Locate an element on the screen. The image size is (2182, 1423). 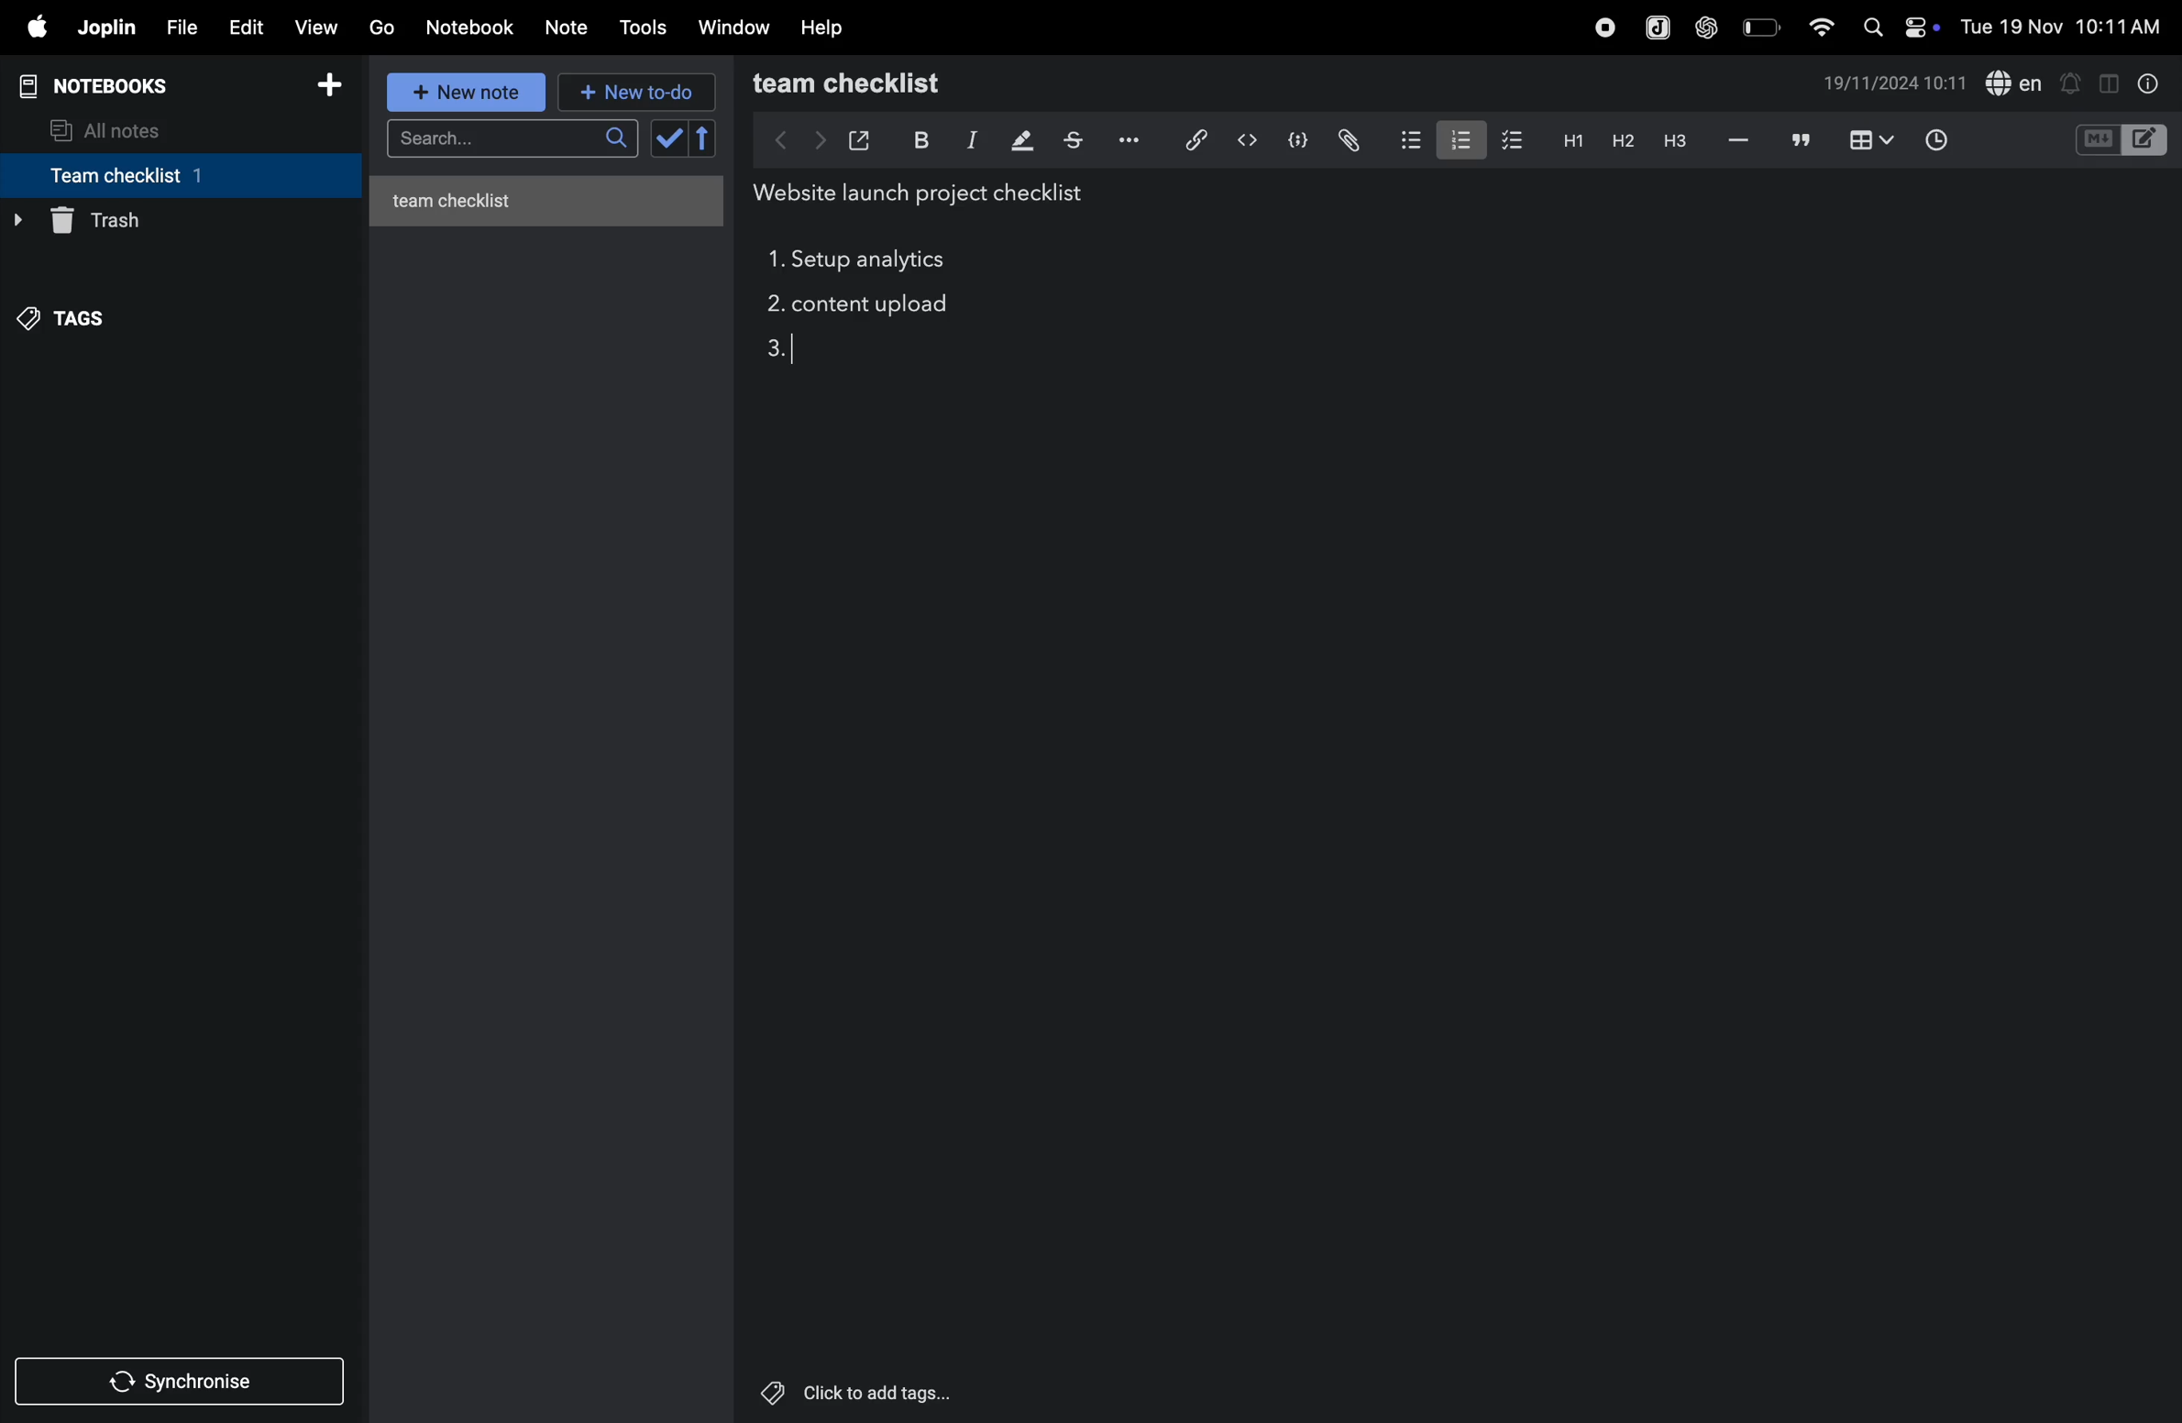
team checklist is located at coordinates (149, 175).